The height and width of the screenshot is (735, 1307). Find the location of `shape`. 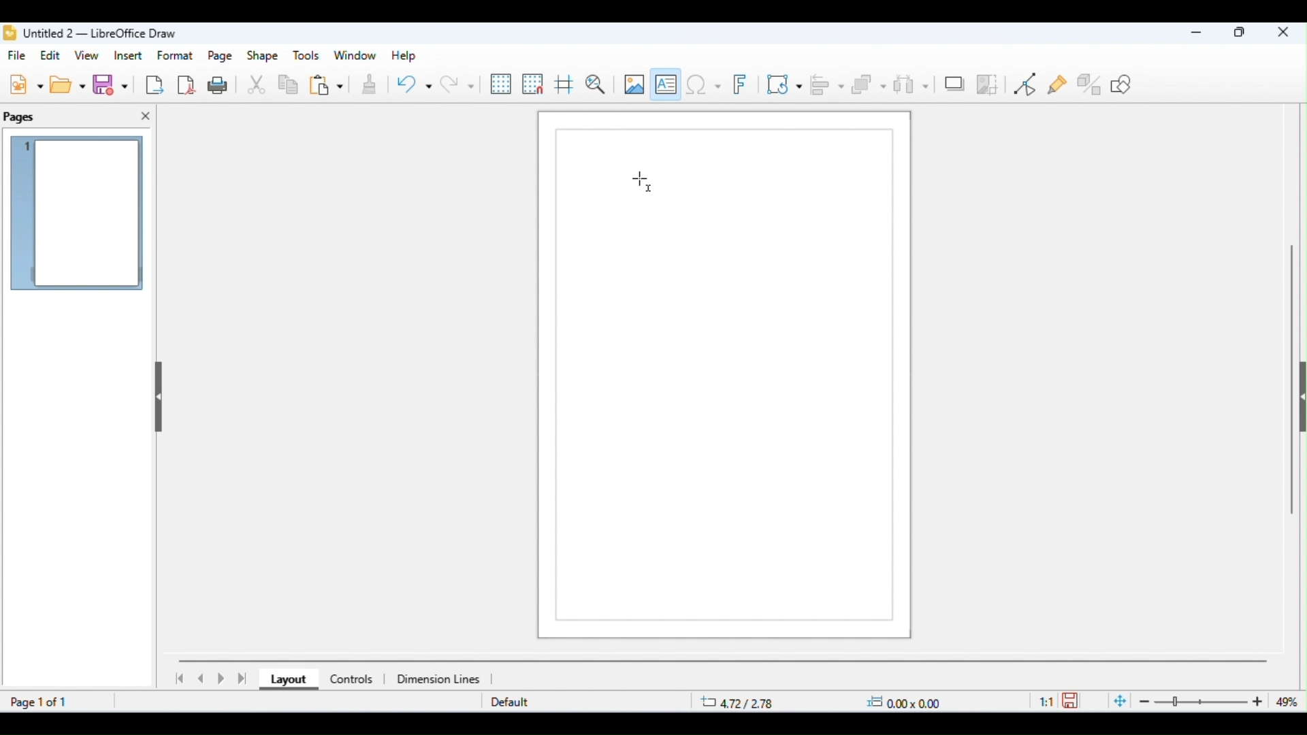

shape is located at coordinates (263, 56).